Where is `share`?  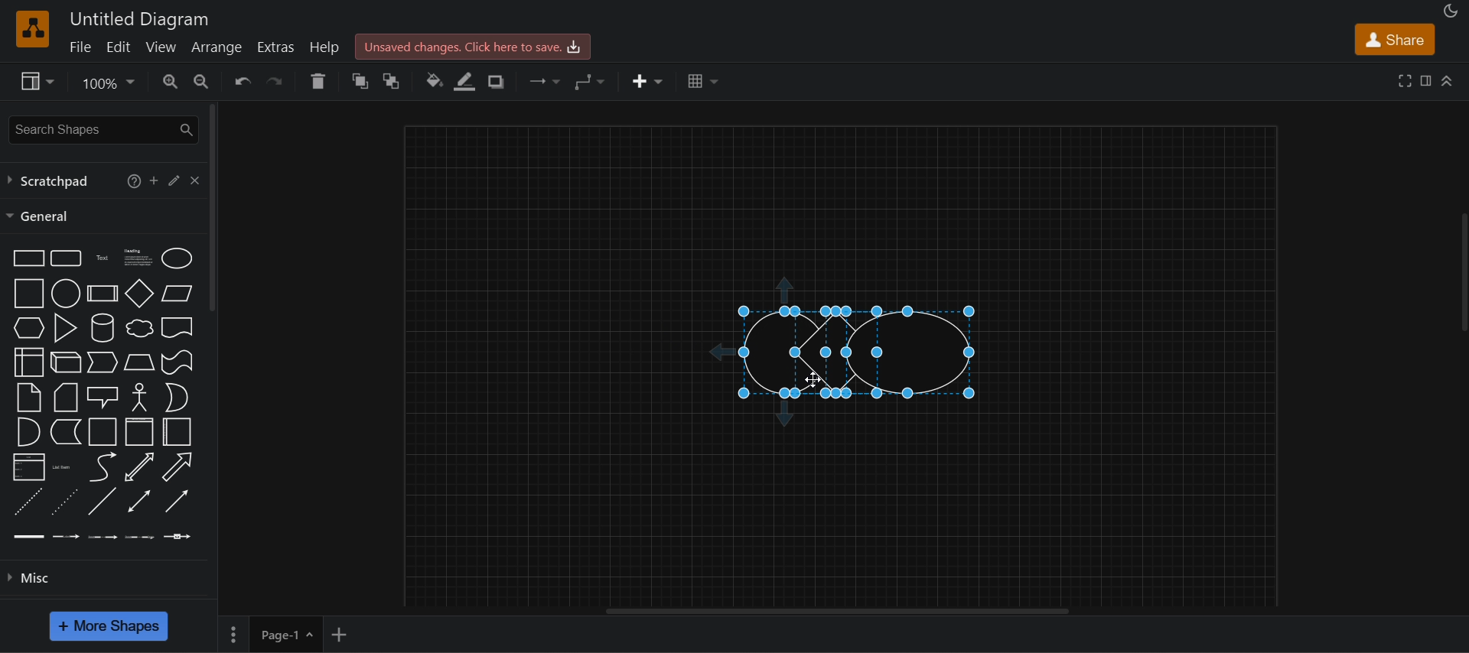
share is located at coordinates (1394, 40).